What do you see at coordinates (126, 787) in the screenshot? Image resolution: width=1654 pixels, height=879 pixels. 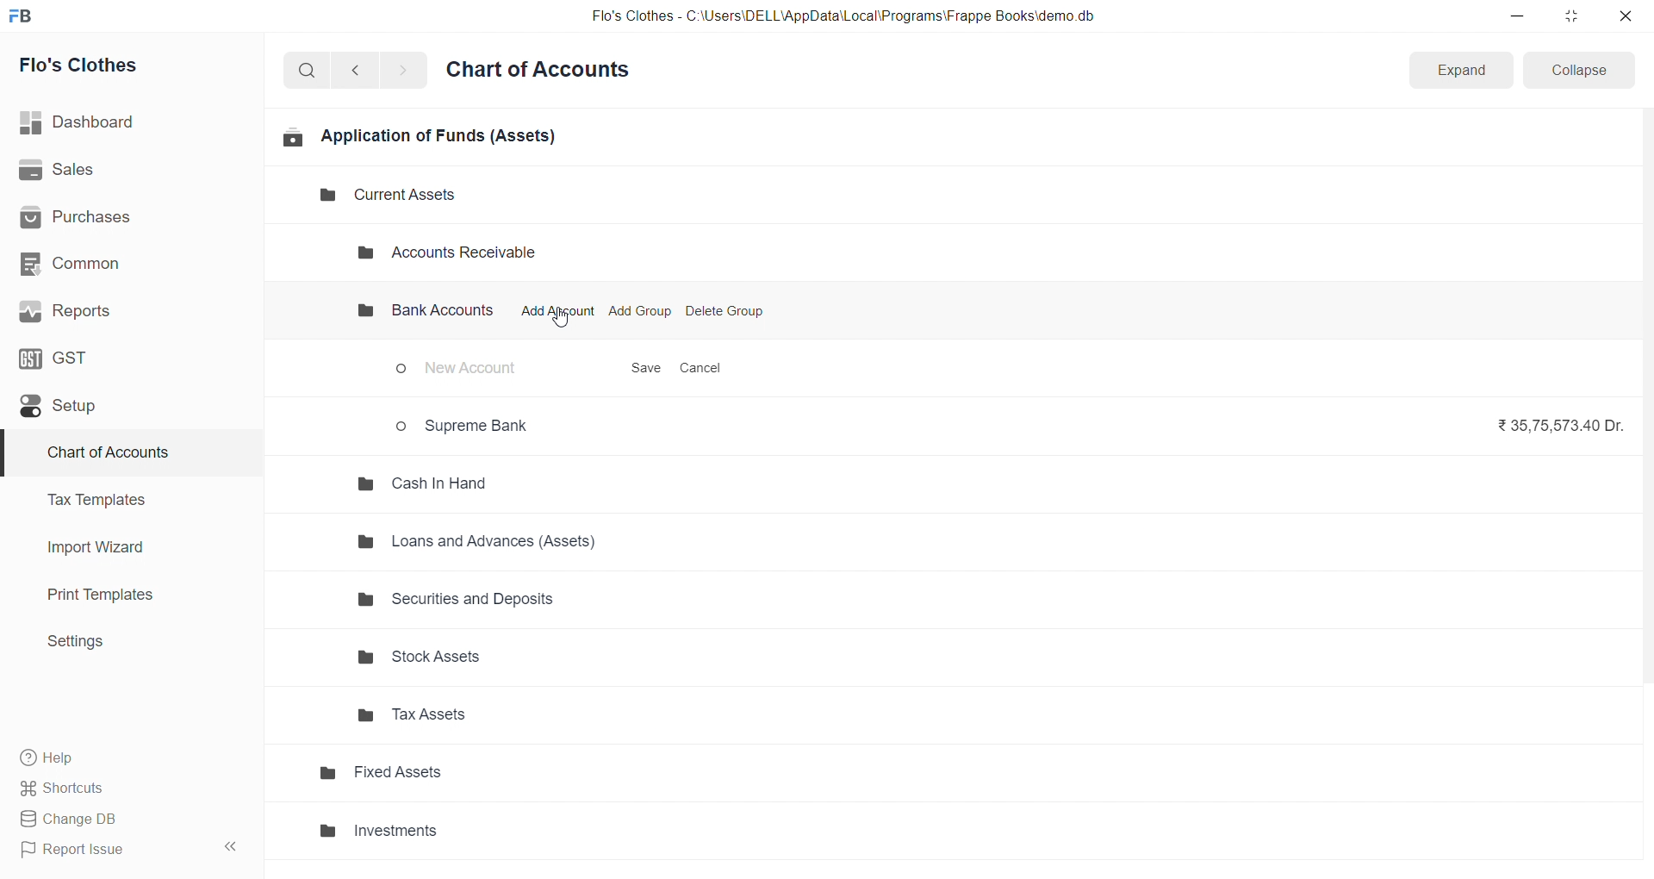 I see `Shortcuts` at bounding box center [126, 787].